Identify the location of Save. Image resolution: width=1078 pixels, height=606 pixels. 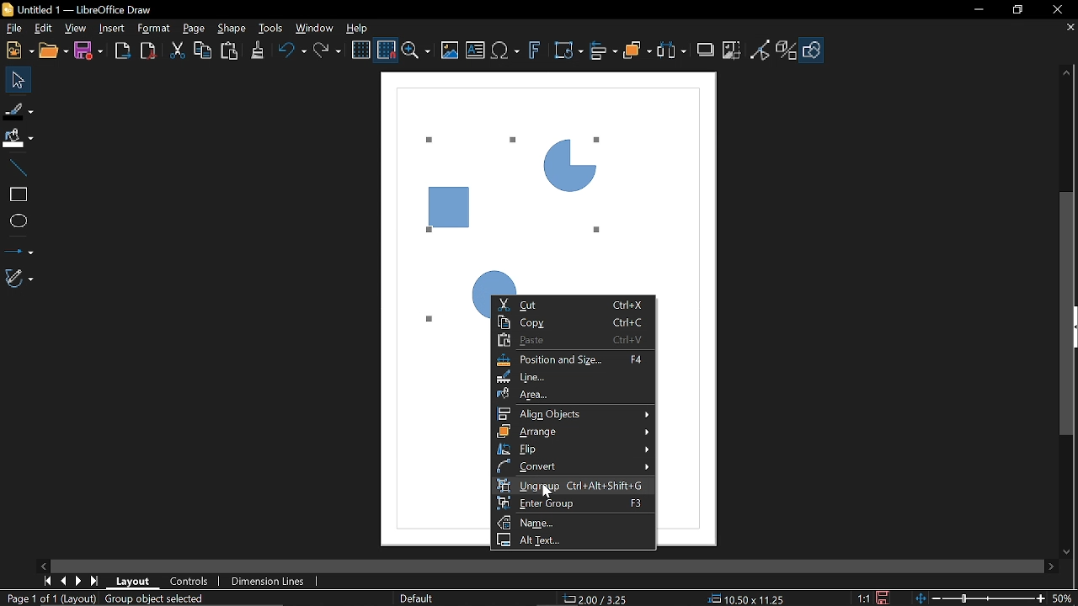
(882, 598).